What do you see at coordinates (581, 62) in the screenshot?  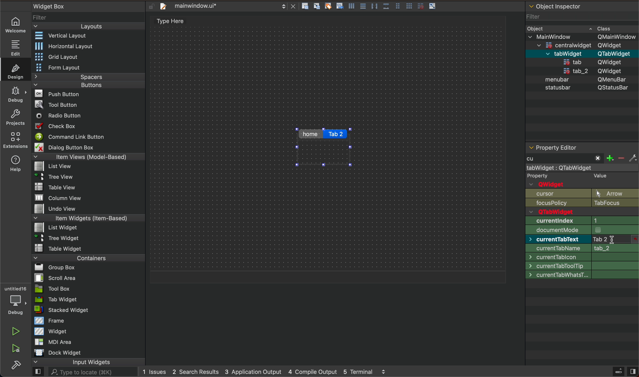 I see `statusbar QStatusBar` at bounding box center [581, 62].